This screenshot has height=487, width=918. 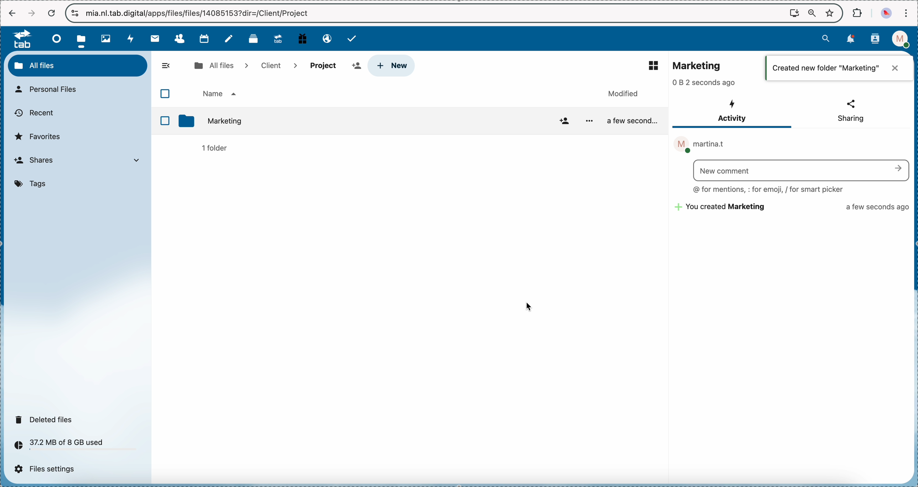 What do you see at coordinates (56, 446) in the screenshot?
I see `37.2 MB of 8 GB` at bounding box center [56, 446].